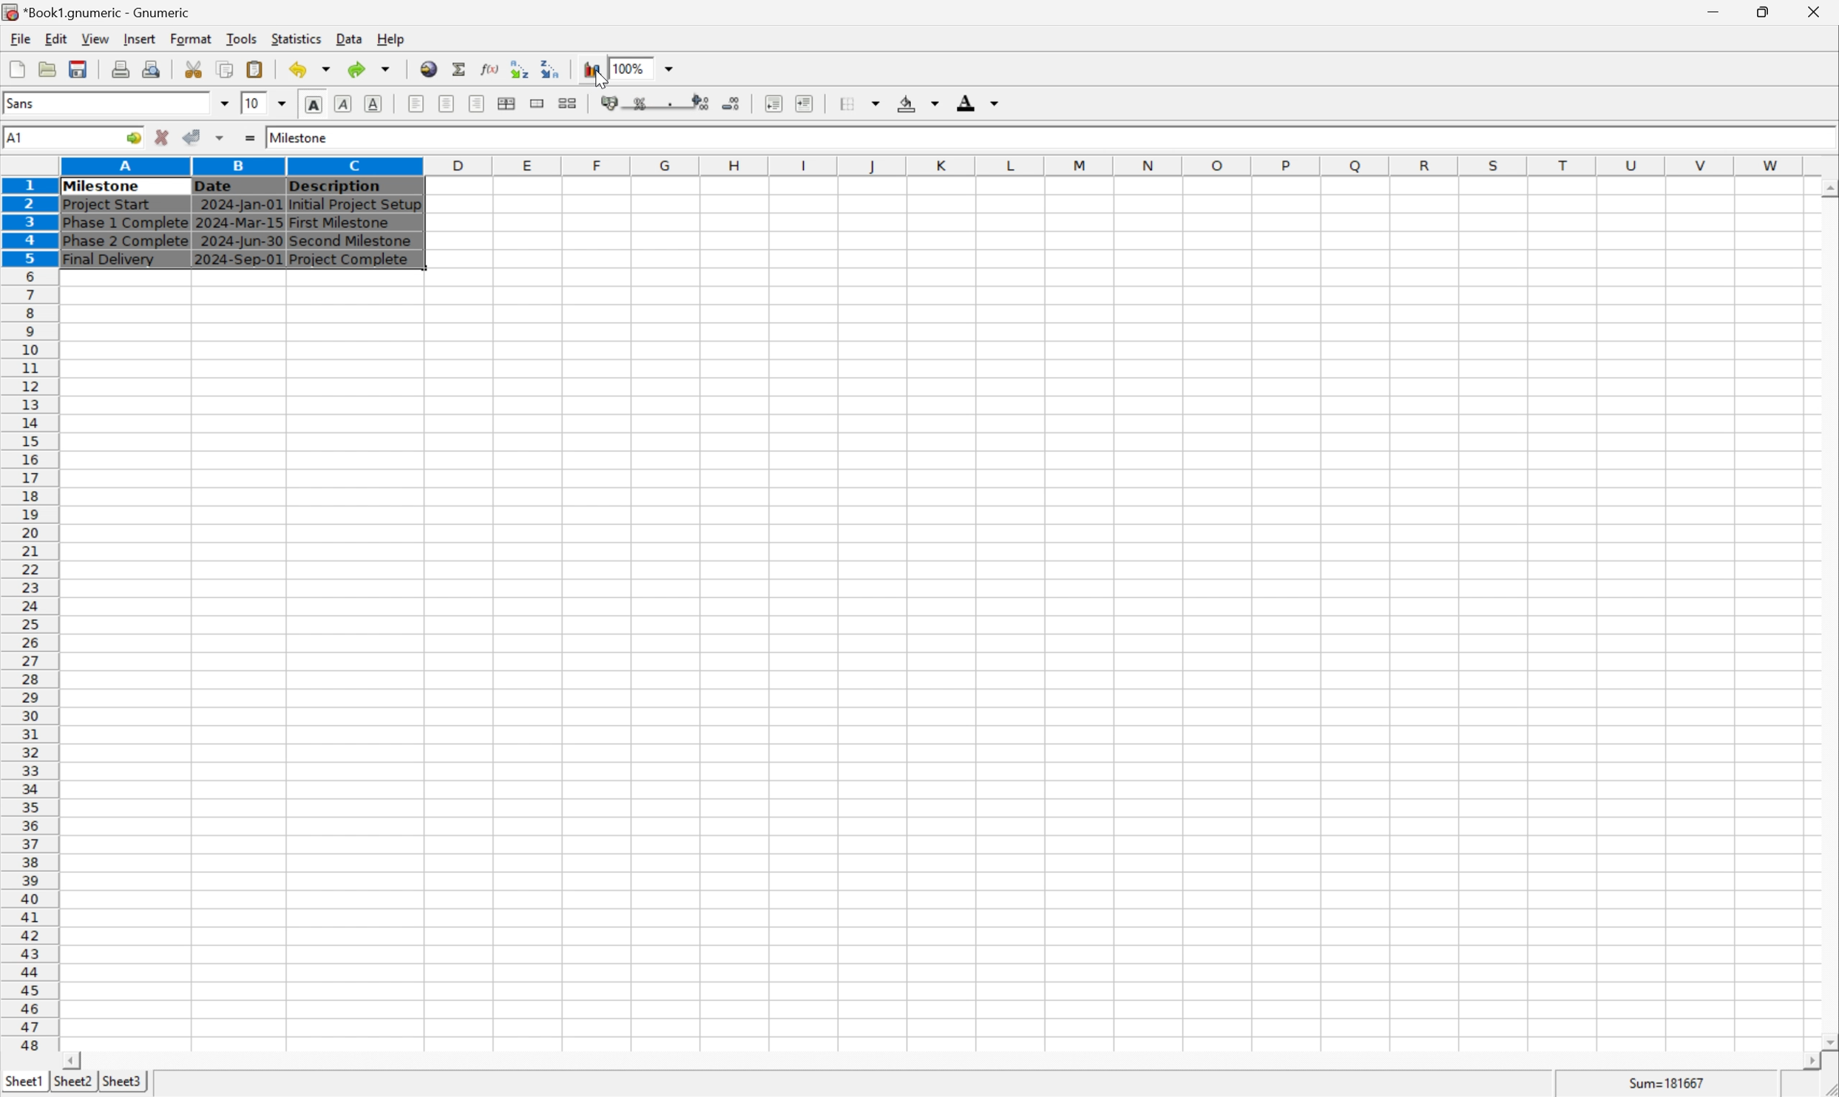  What do you see at coordinates (240, 223) in the screenshot?
I see `Table` at bounding box center [240, 223].